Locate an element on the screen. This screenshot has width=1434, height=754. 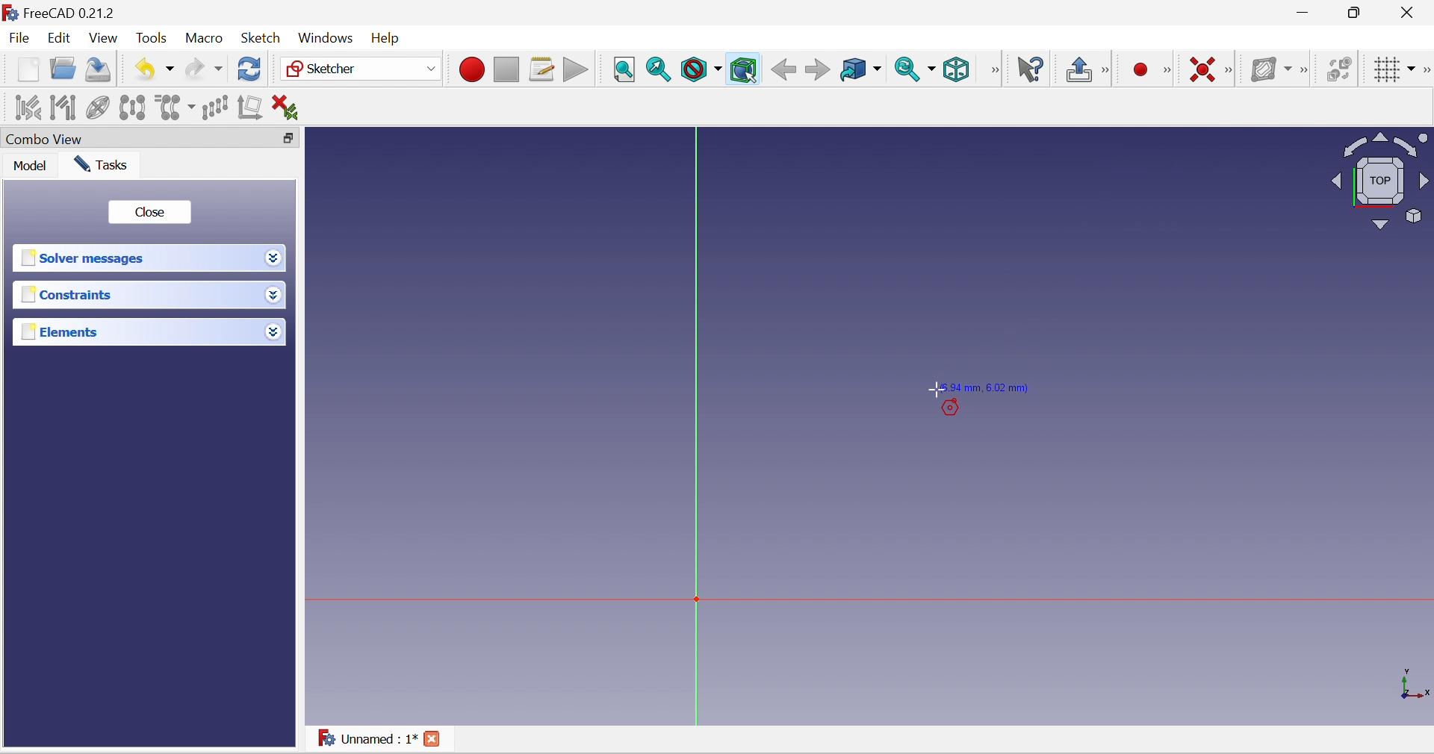
Undo is located at coordinates (153, 70).